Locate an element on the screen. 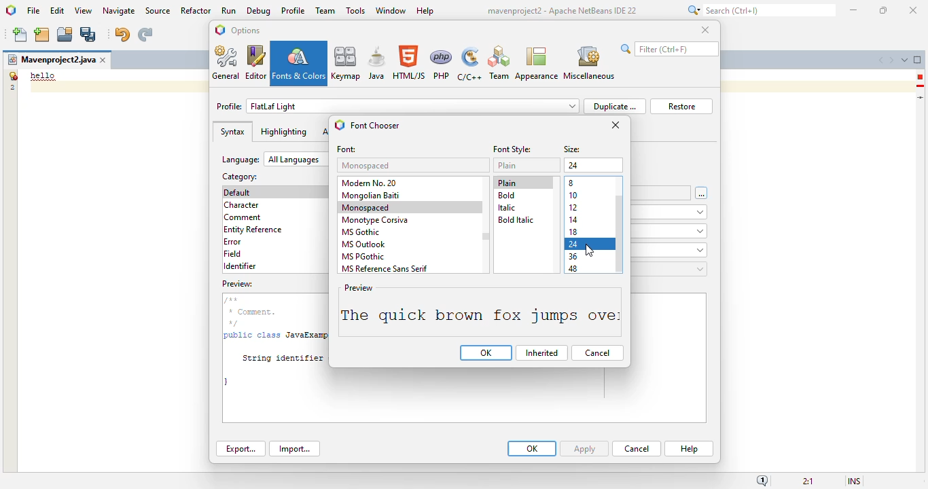 This screenshot has height=489, width=928. title is located at coordinates (561, 11).